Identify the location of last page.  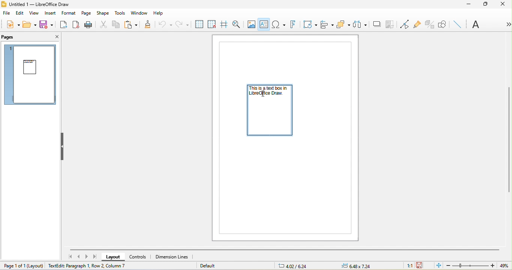
(95, 257).